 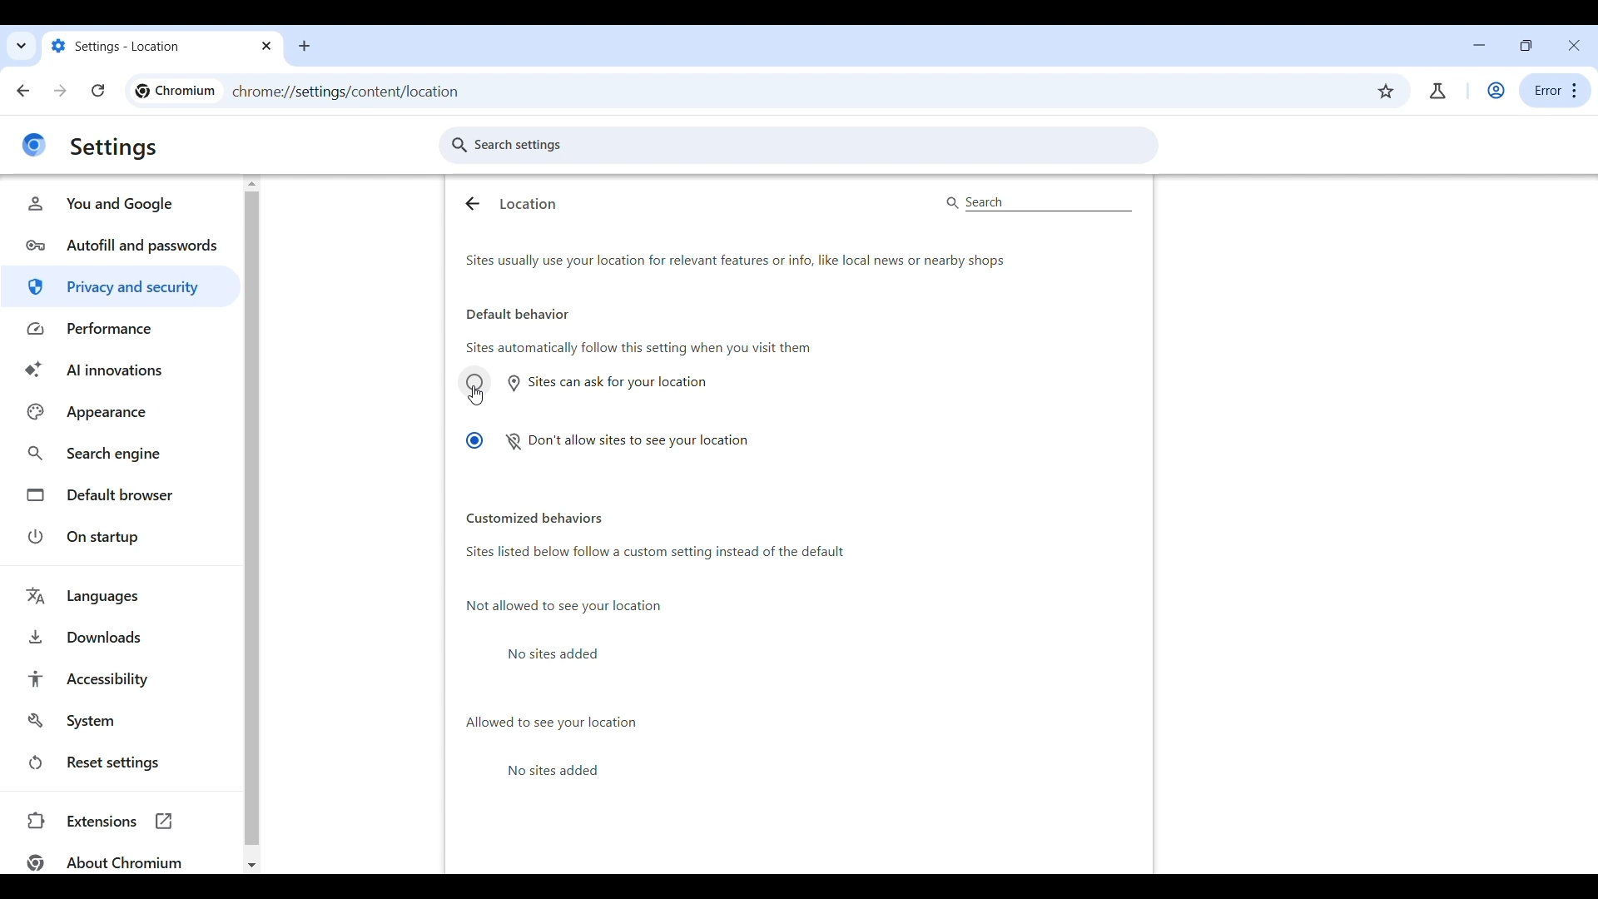 What do you see at coordinates (1589, 182) in the screenshot?
I see `Quick slide to top` at bounding box center [1589, 182].